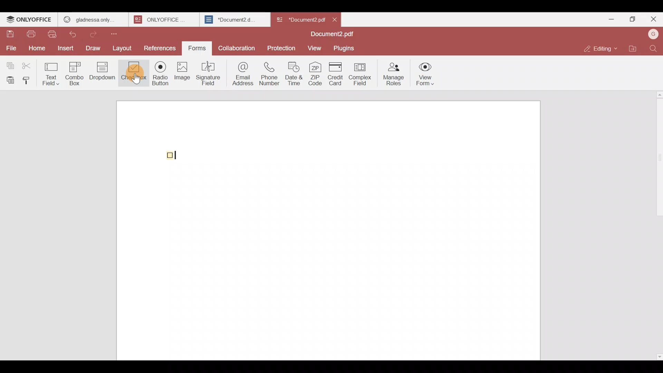 Image resolution: width=663 pixels, height=373 pixels. Describe the element at coordinates (296, 74) in the screenshot. I see `Date & time` at that location.